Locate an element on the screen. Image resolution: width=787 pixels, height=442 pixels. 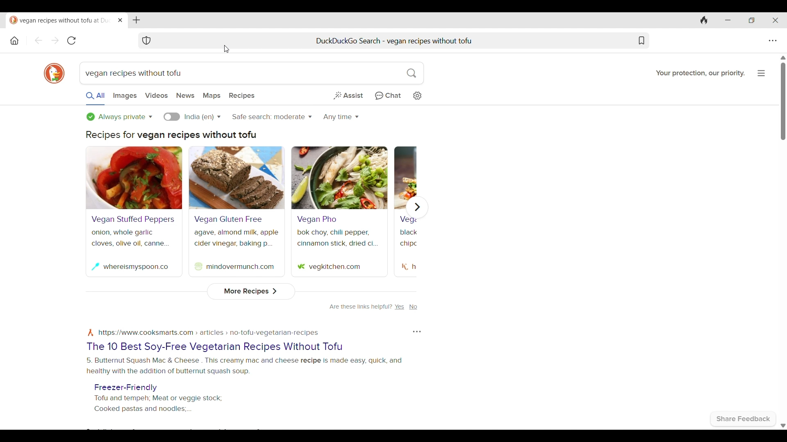
Generate a short answer from the web is located at coordinates (348, 95).